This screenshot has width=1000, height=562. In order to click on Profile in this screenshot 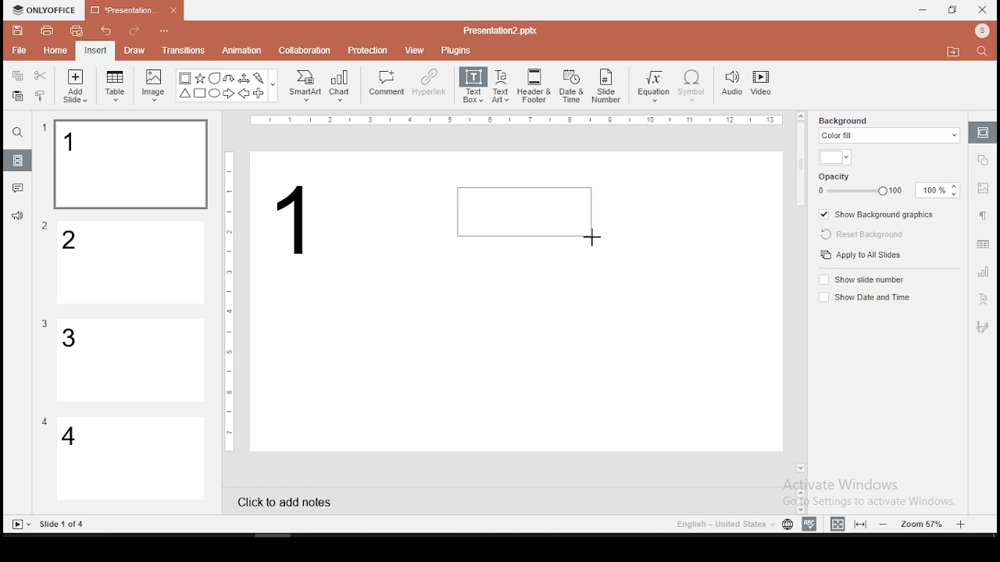, I will do `click(984, 31)`.